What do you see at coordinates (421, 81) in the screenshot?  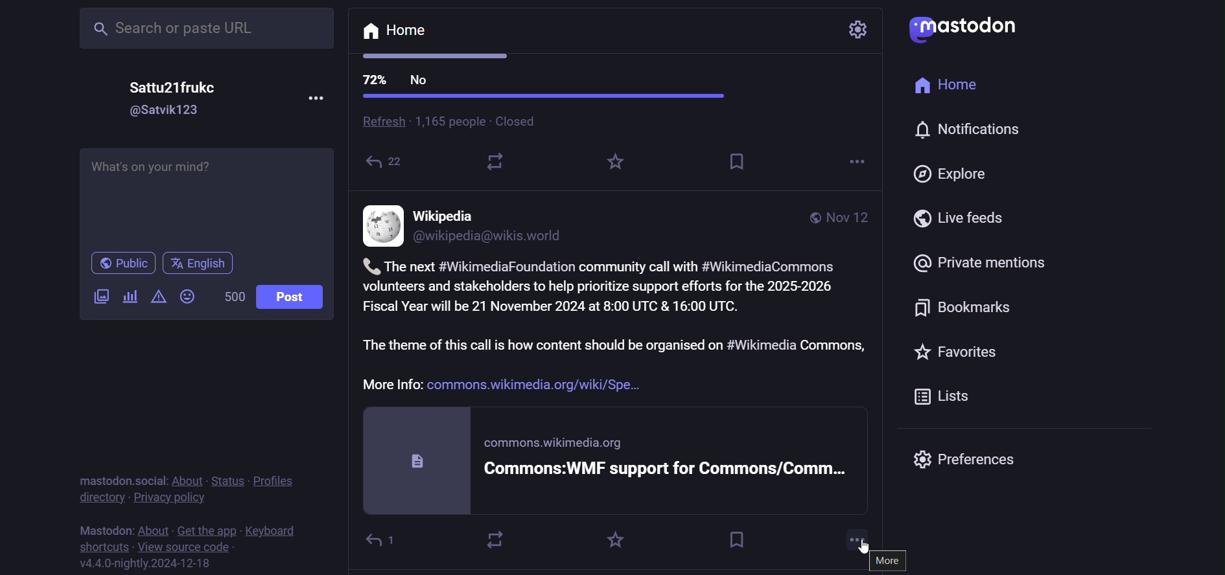 I see `No` at bounding box center [421, 81].